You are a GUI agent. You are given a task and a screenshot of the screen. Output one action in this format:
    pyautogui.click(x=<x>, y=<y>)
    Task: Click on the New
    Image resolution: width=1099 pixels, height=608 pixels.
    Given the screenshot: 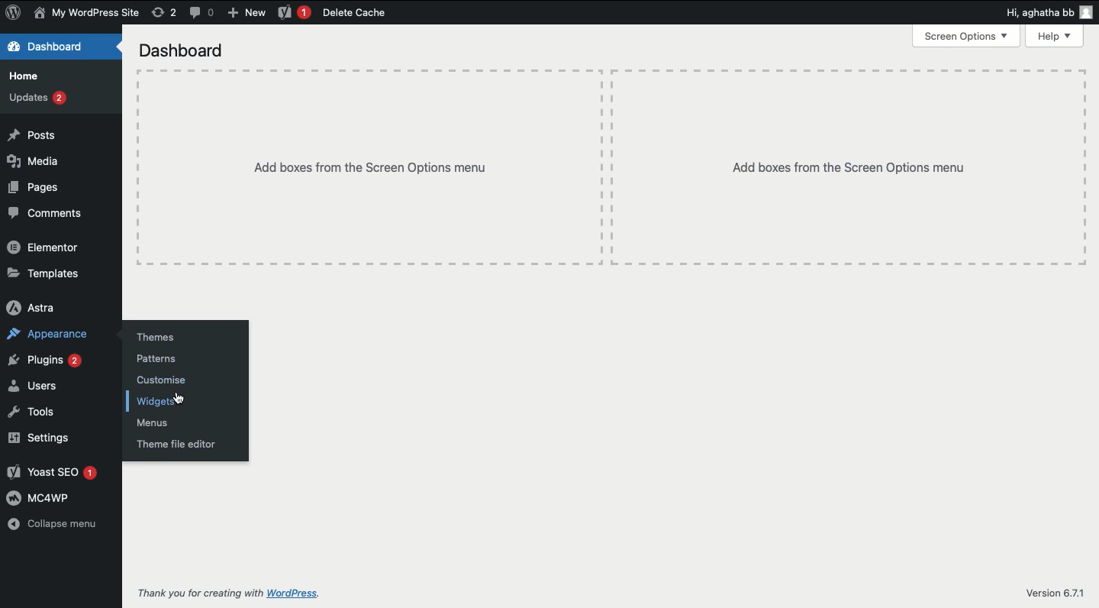 What is the action you would take?
    pyautogui.click(x=251, y=13)
    